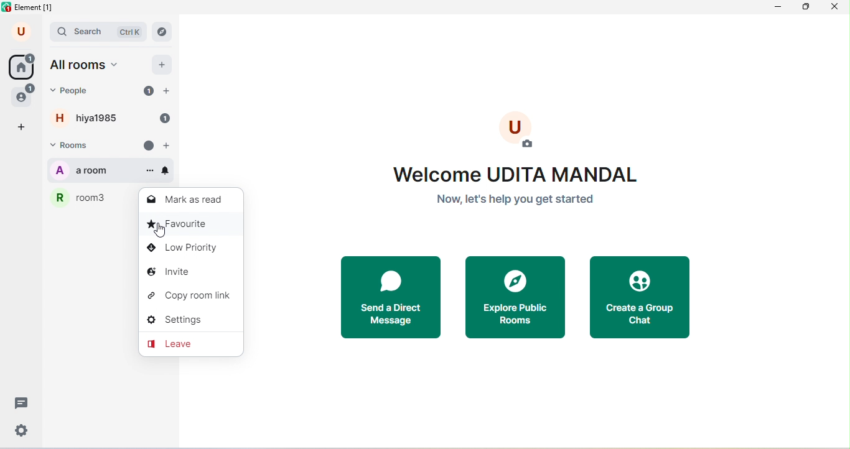 The width and height of the screenshot is (850, 449). I want to click on favorite, so click(190, 226).